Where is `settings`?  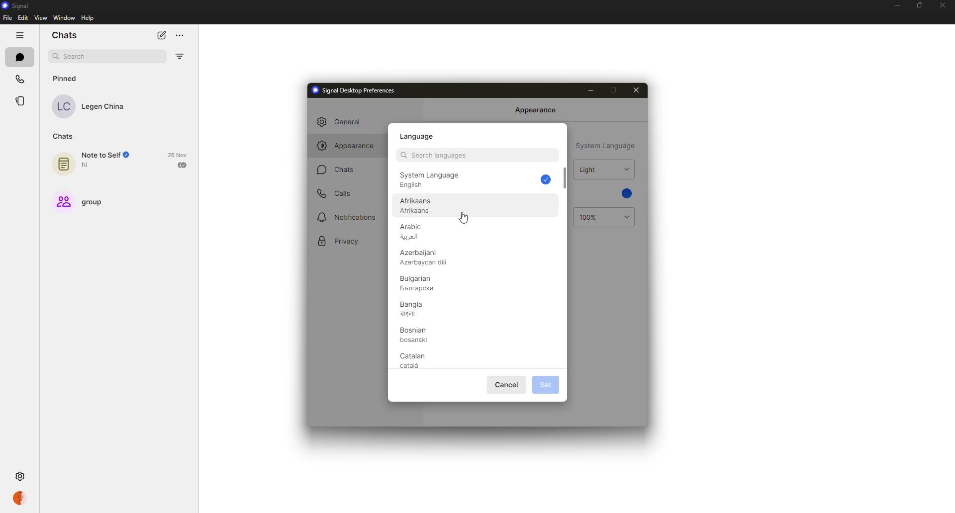 settings is located at coordinates (21, 476).